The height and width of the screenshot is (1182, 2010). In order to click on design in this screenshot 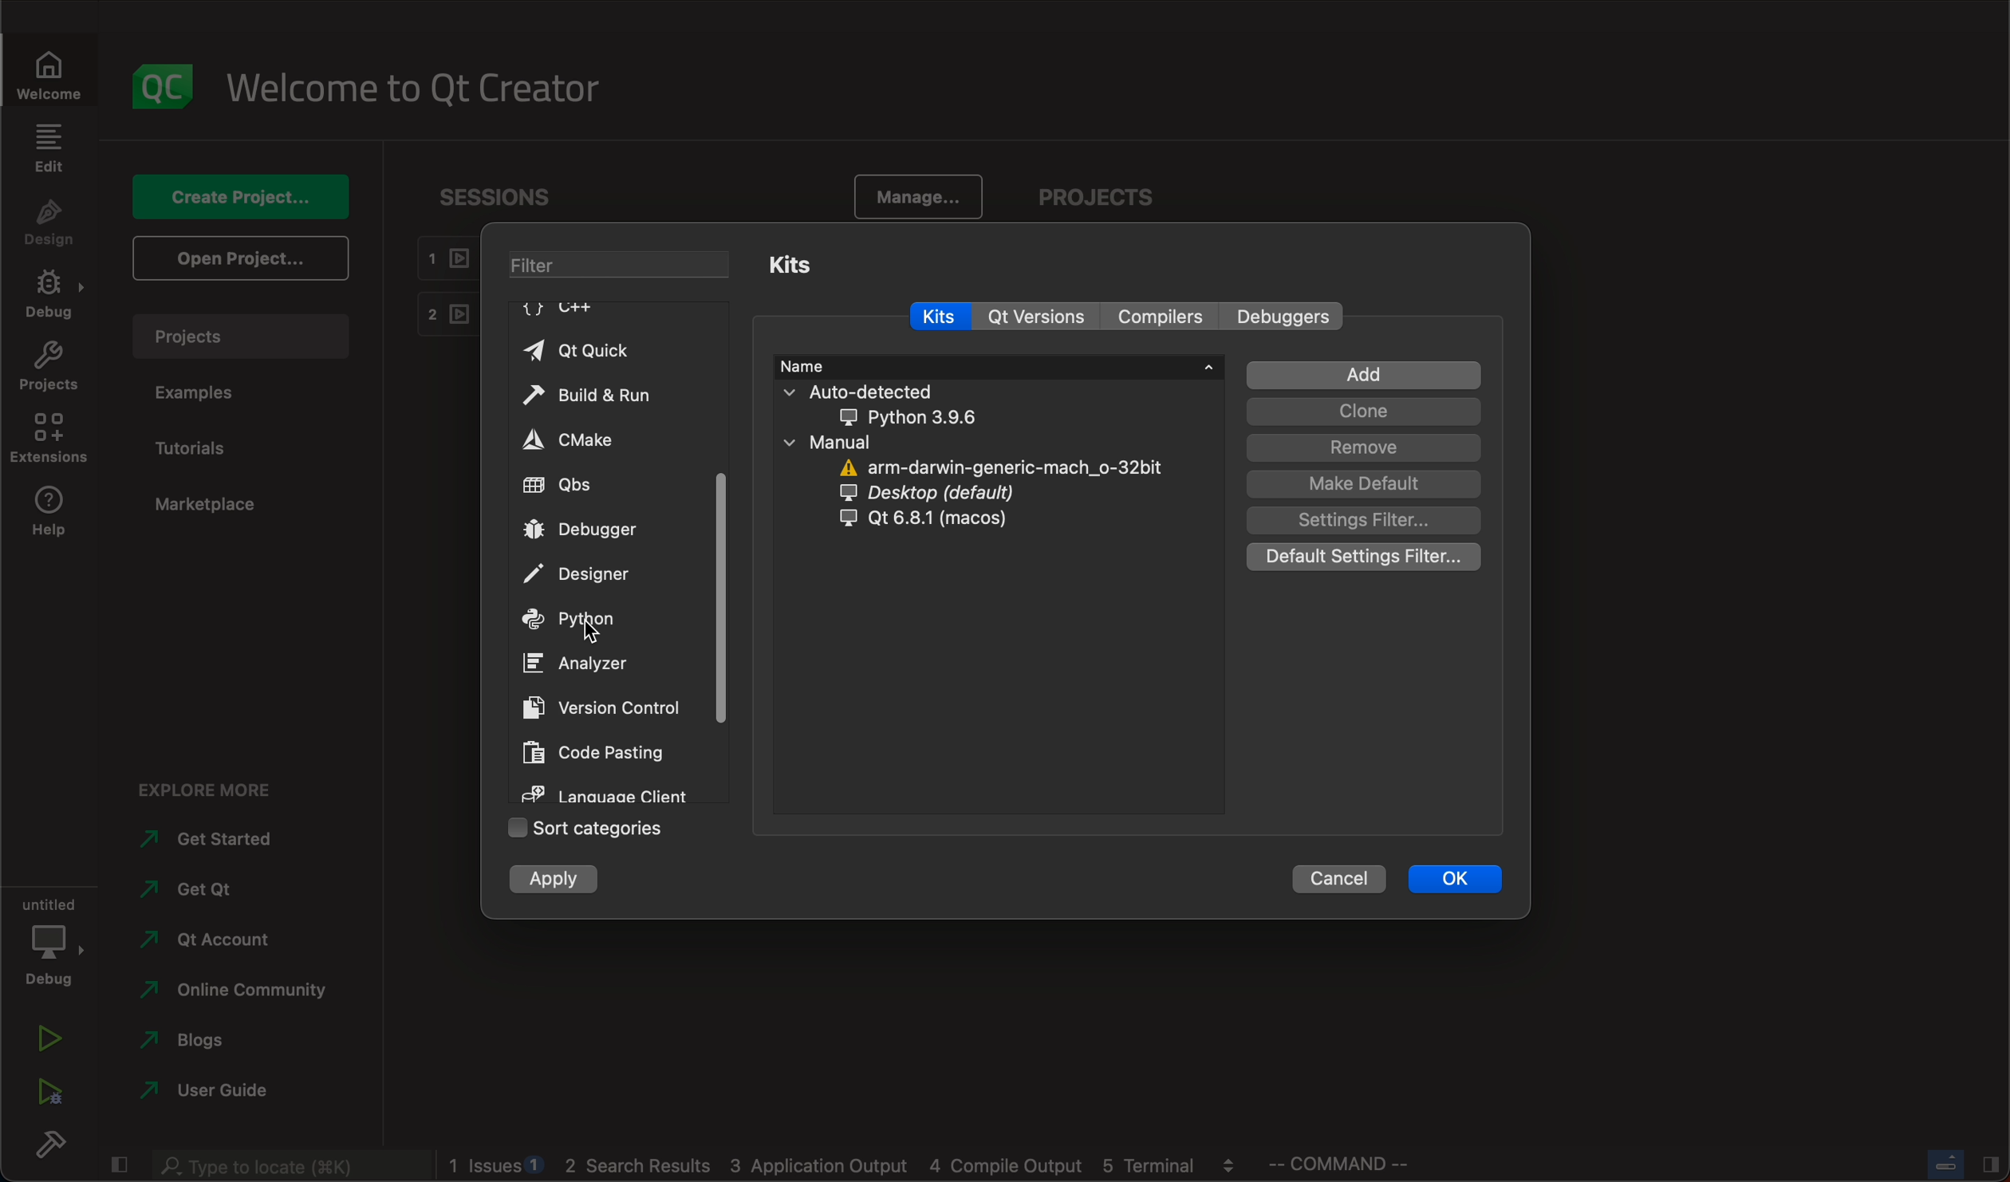, I will do `click(44, 223)`.